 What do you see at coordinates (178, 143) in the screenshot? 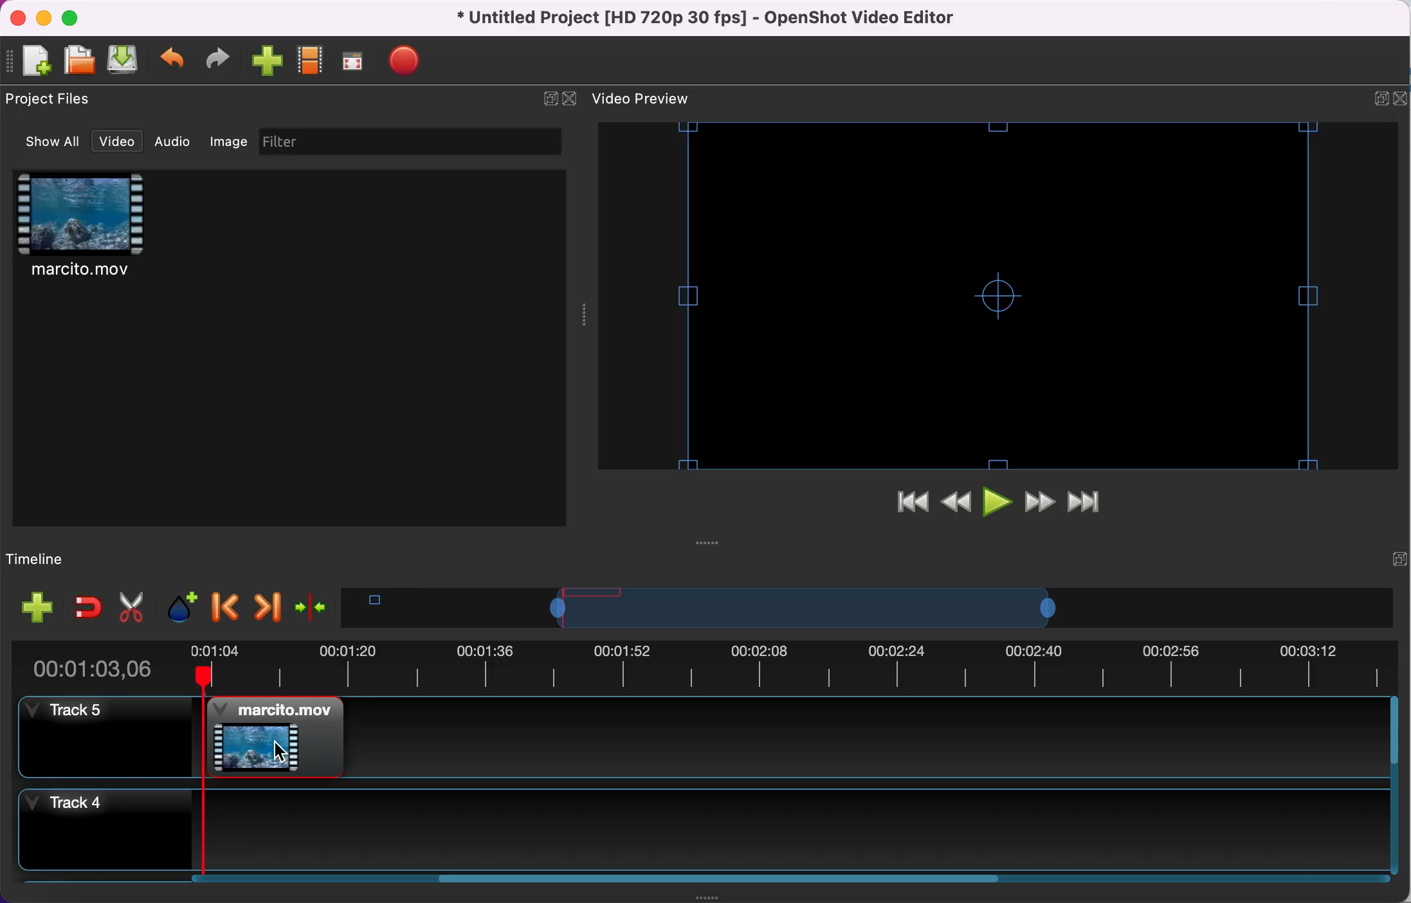
I see `audio` at bounding box center [178, 143].